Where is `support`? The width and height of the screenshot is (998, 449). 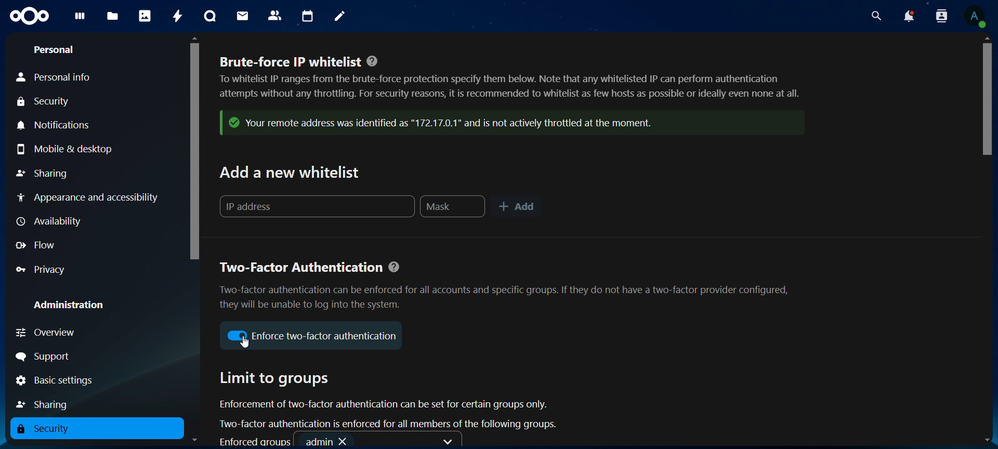 support is located at coordinates (45, 357).